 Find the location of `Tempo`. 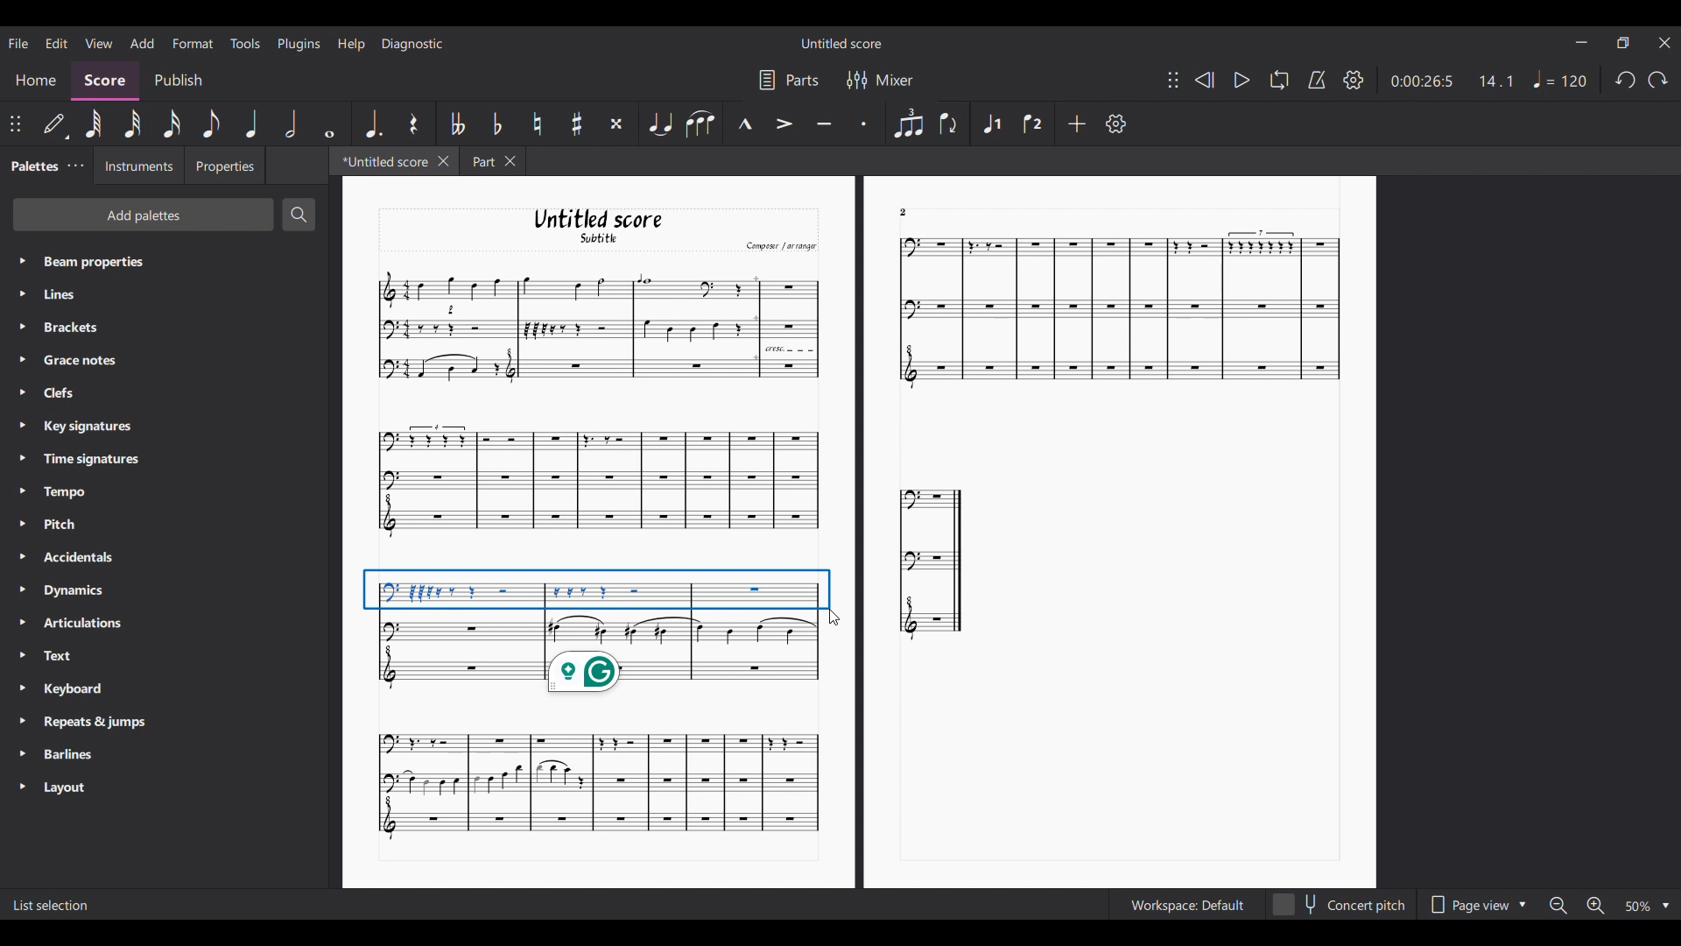

Tempo is located at coordinates (1561, 79).